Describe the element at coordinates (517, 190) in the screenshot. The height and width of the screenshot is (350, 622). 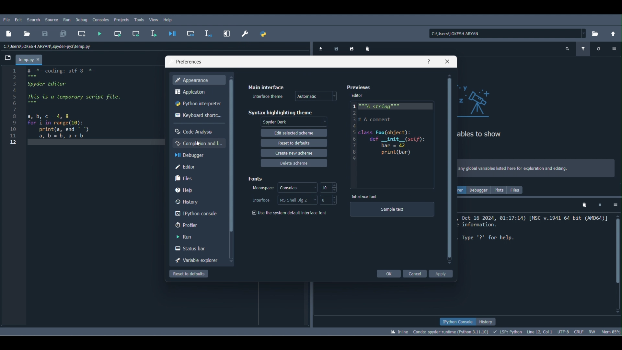
I see `Files` at that location.